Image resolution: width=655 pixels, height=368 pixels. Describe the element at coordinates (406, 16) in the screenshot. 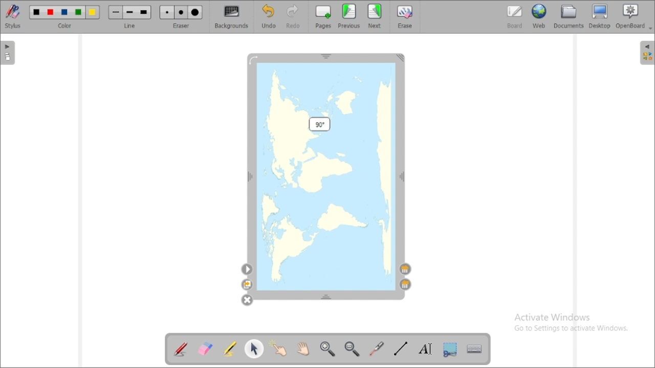

I see `erase` at that location.